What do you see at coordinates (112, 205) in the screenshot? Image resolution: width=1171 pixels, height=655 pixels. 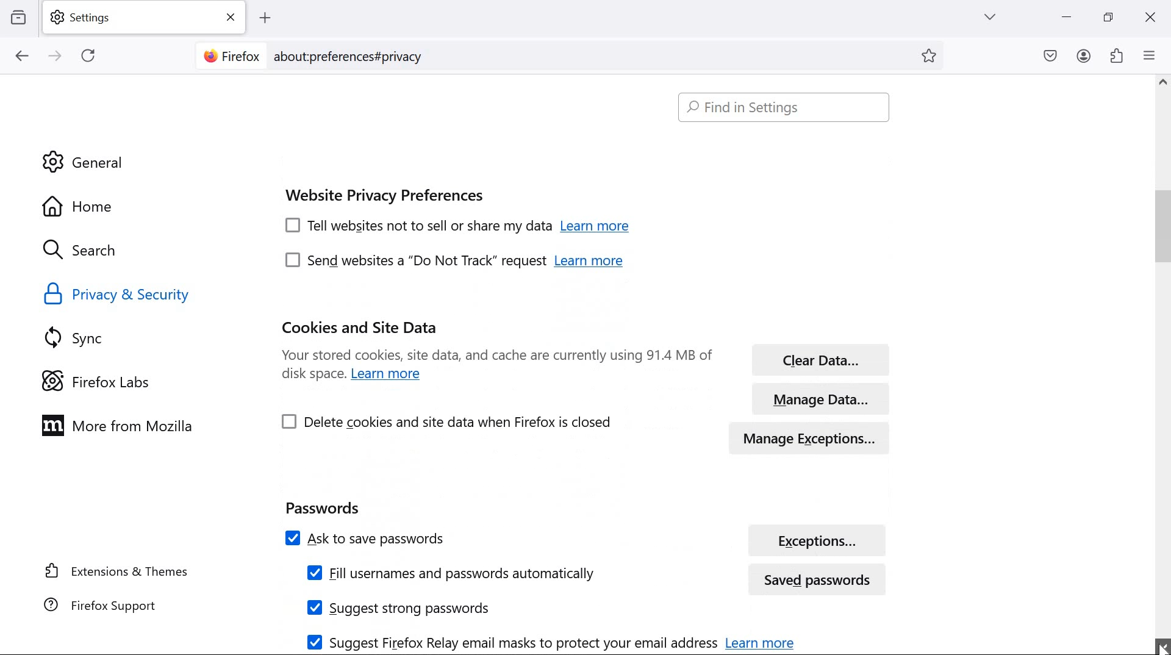 I see `Home` at bounding box center [112, 205].